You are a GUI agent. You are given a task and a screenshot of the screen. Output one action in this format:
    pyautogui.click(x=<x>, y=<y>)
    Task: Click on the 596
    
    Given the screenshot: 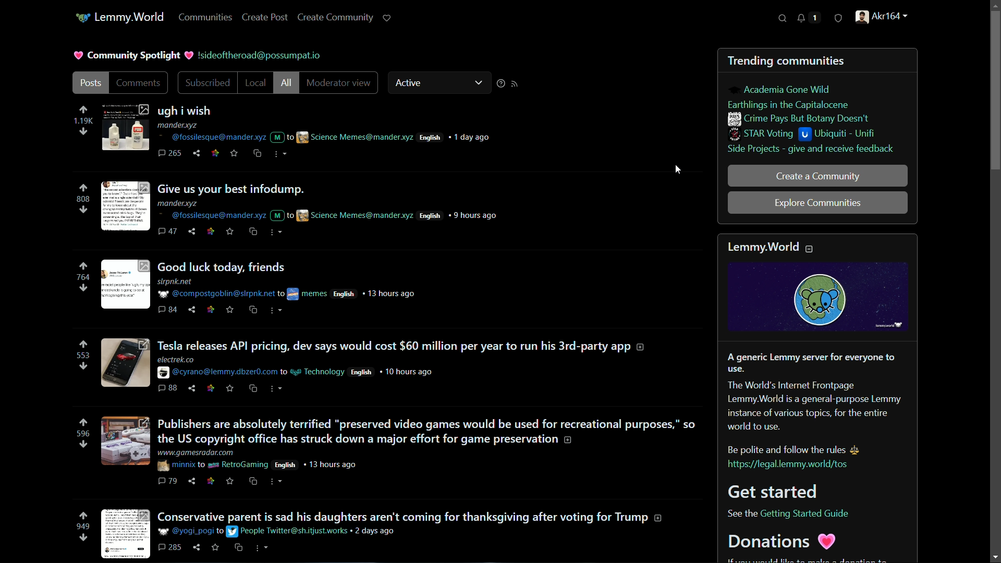 What is the action you would take?
    pyautogui.click(x=82, y=434)
    